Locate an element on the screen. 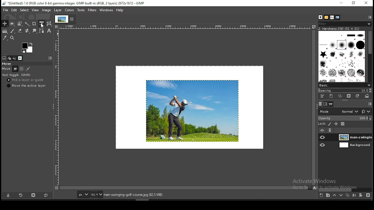 Image resolution: width=374 pixels, height=210 pixels. wrap transform is located at coordinates (50, 23).